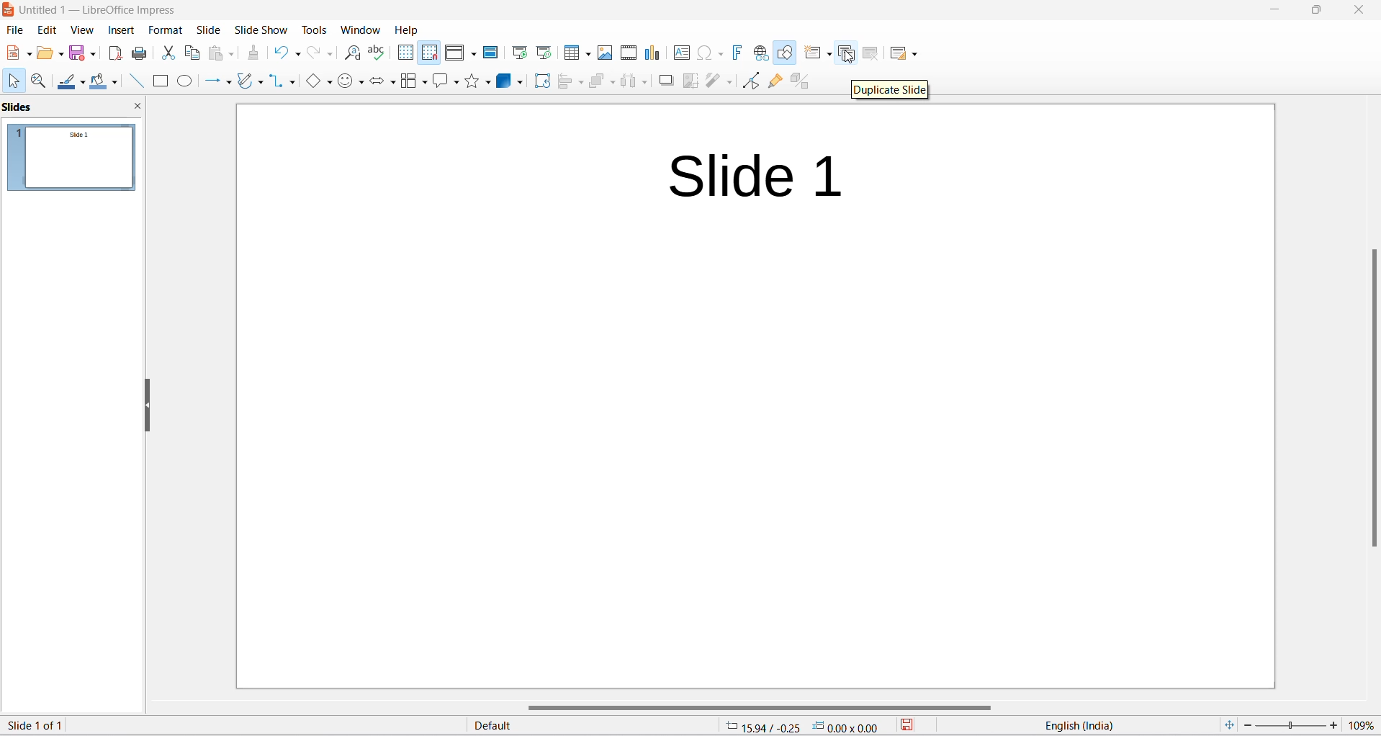  I want to click on Arrange, so click(603, 81).